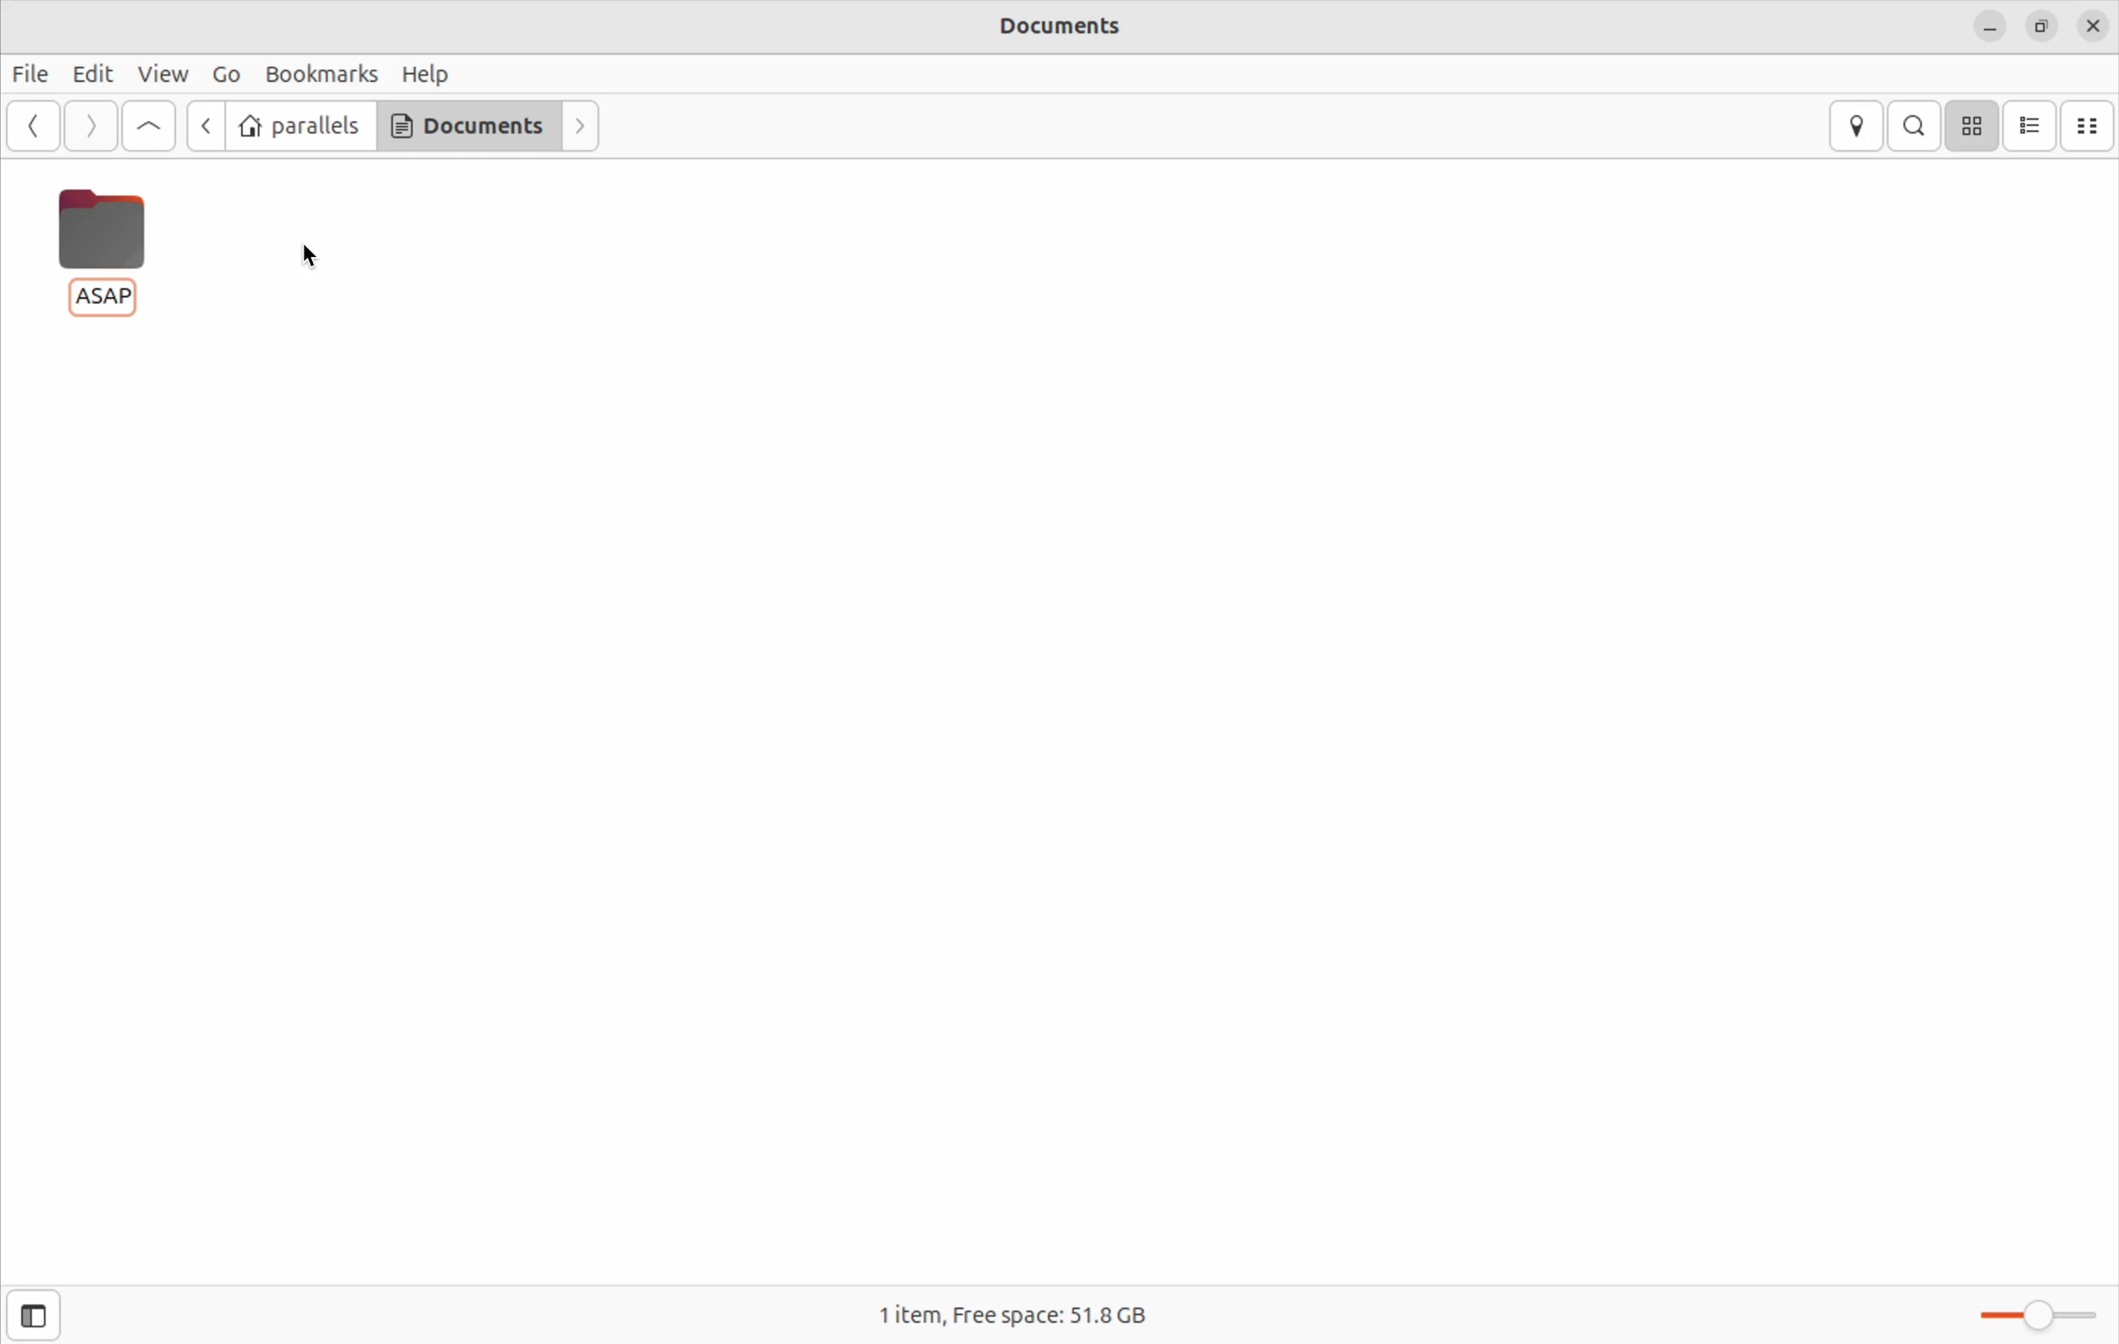  Describe the element at coordinates (164, 75) in the screenshot. I see `View` at that location.